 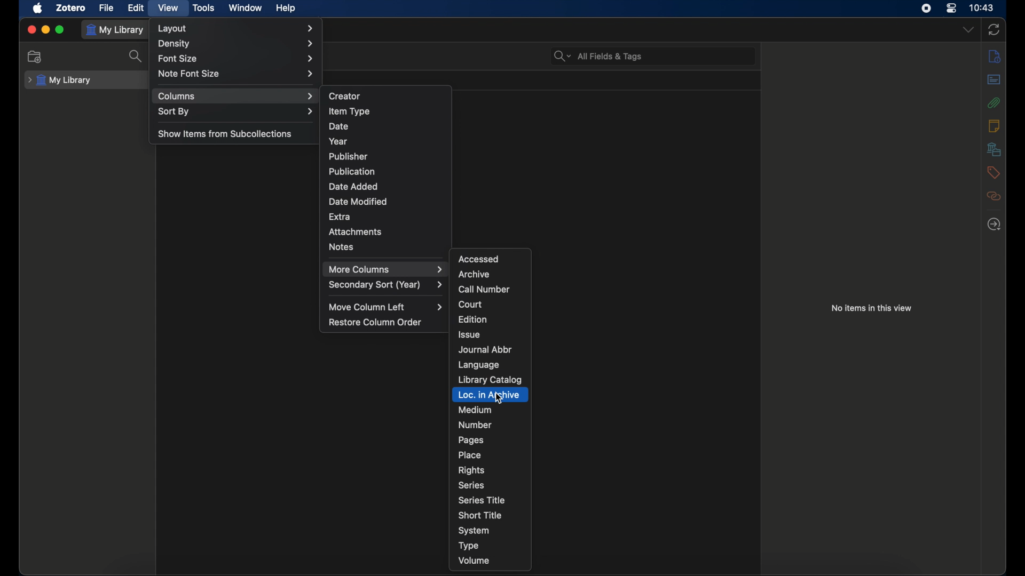 I want to click on font size, so click(x=236, y=59).